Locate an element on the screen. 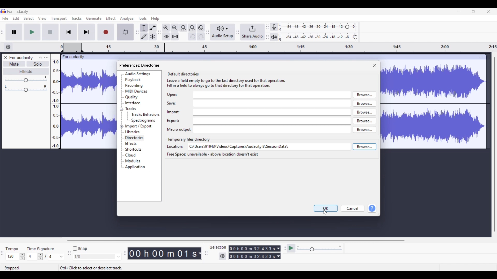 The width and height of the screenshot is (497, 279). Zoom in is located at coordinates (166, 28).